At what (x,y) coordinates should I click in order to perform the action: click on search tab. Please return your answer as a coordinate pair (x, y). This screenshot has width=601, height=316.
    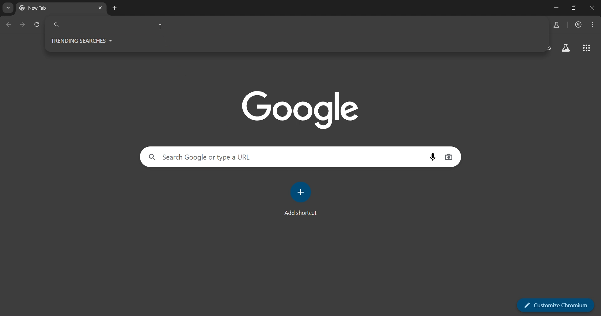
    Looking at the image, I should click on (8, 9).